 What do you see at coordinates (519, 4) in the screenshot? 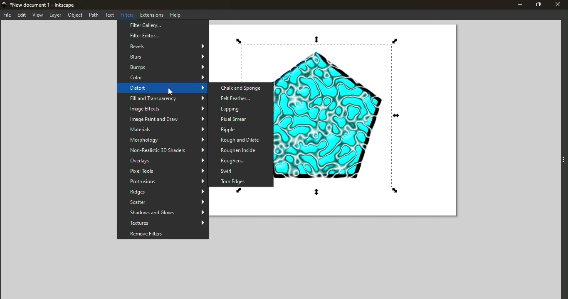
I see `Minimize` at bounding box center [519, 4].